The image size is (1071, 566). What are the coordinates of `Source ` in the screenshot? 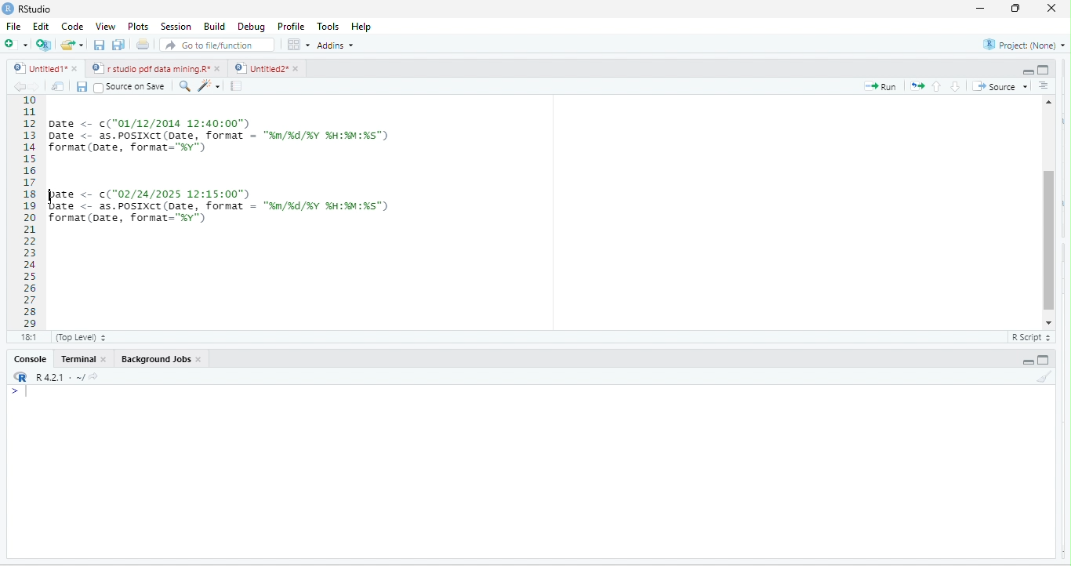 It's located at (1001, 86).